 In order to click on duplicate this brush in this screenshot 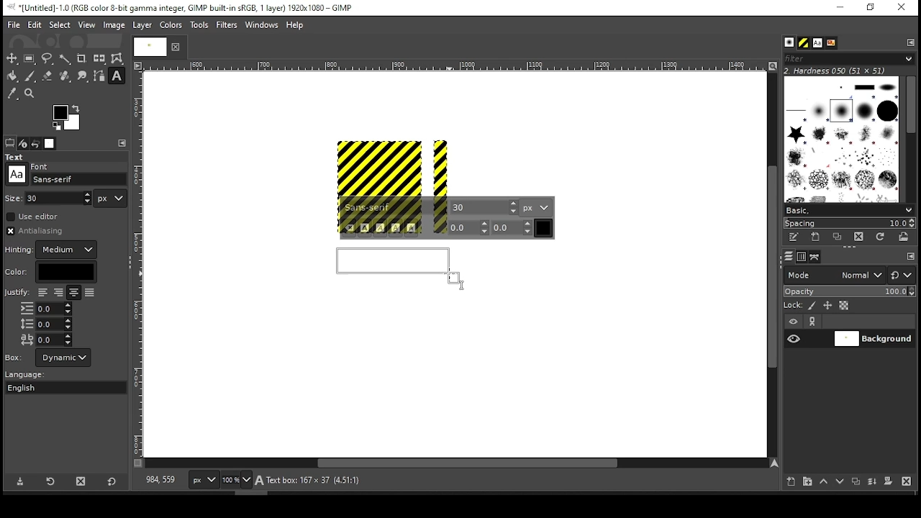, I will do `click(841, 237)`.